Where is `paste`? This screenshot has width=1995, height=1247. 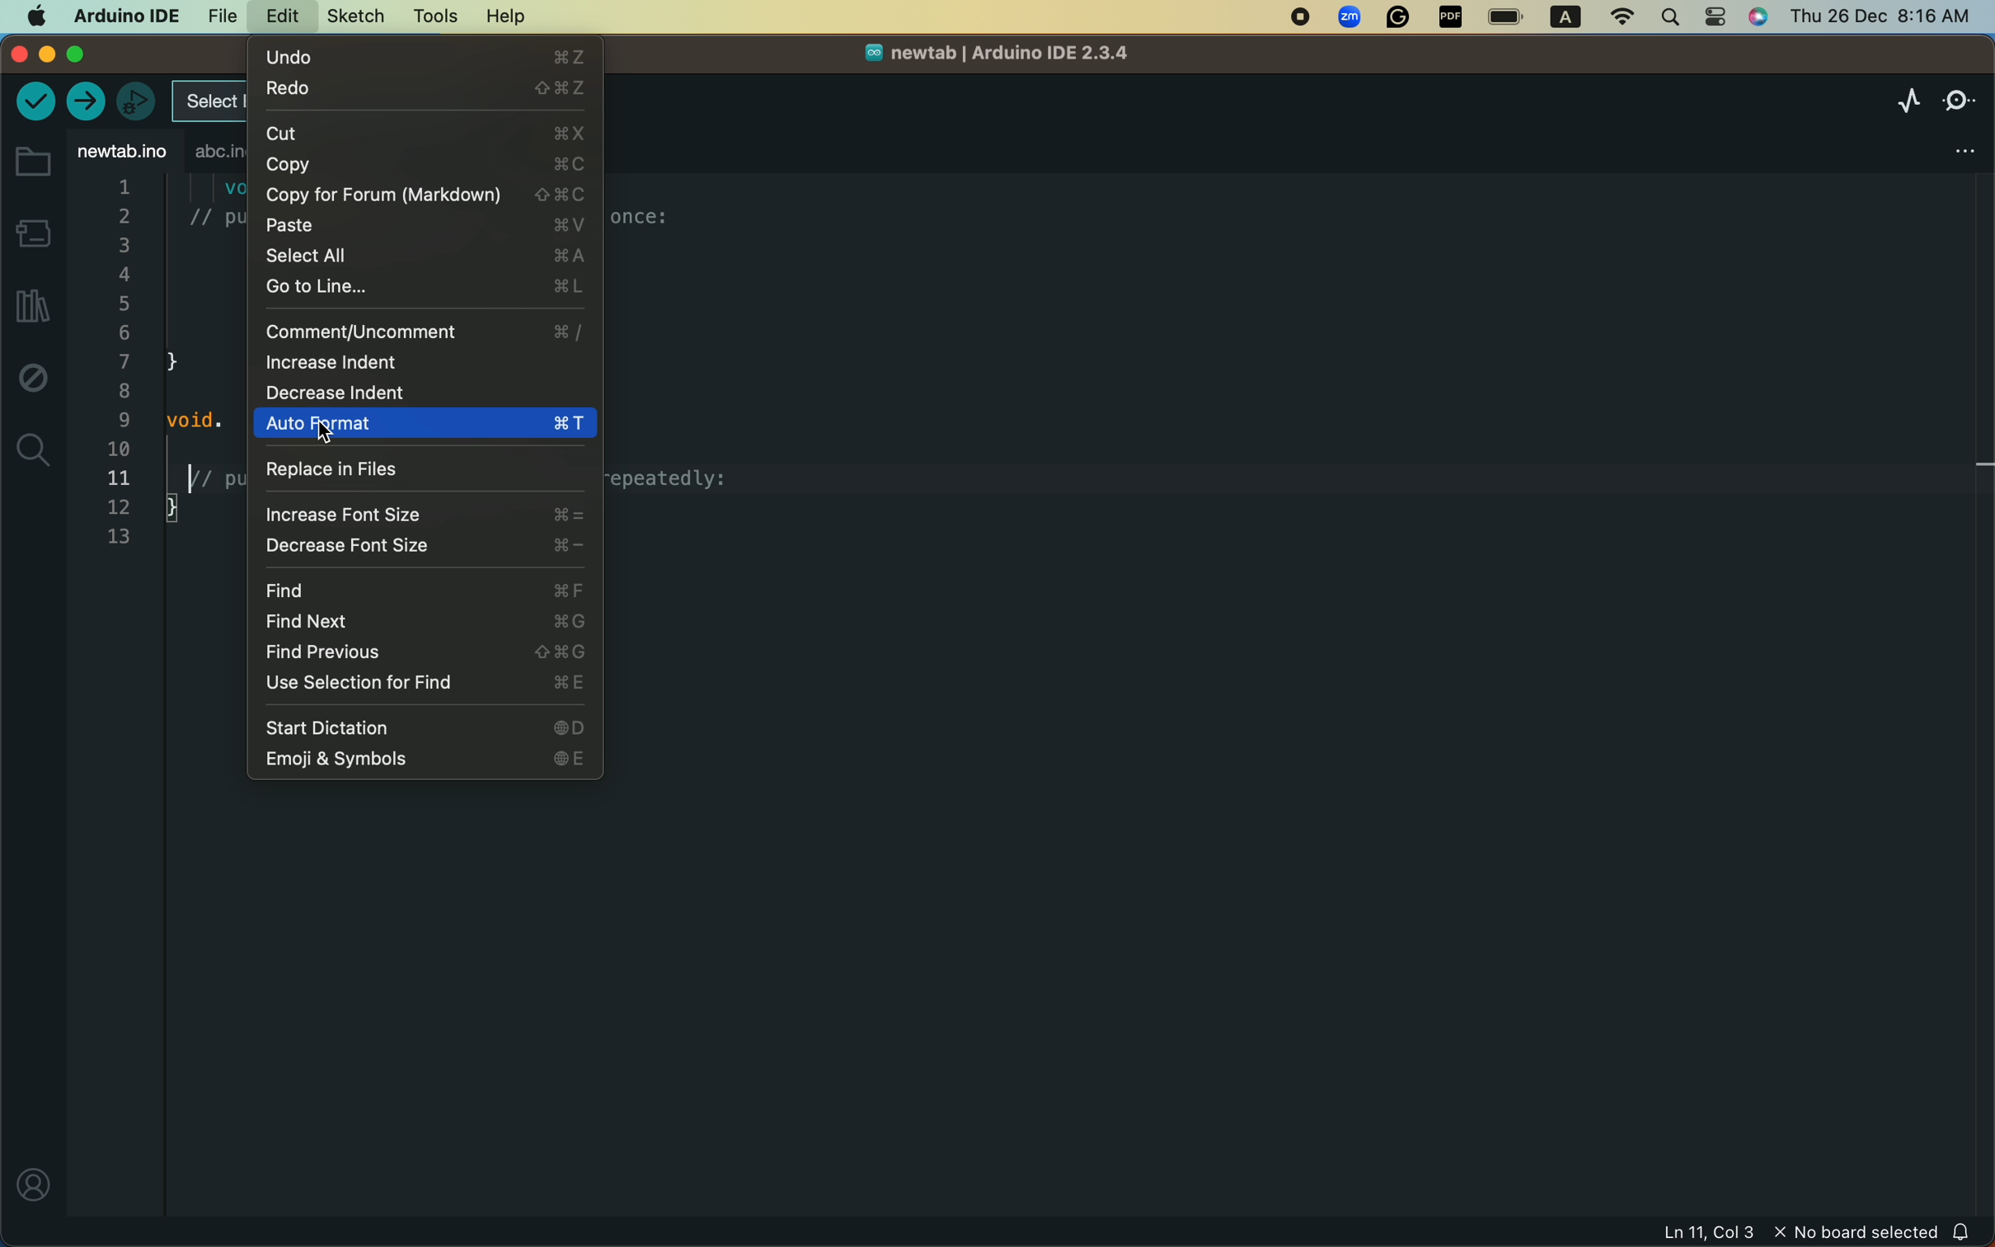 paste is located at coordinates (428, 226).